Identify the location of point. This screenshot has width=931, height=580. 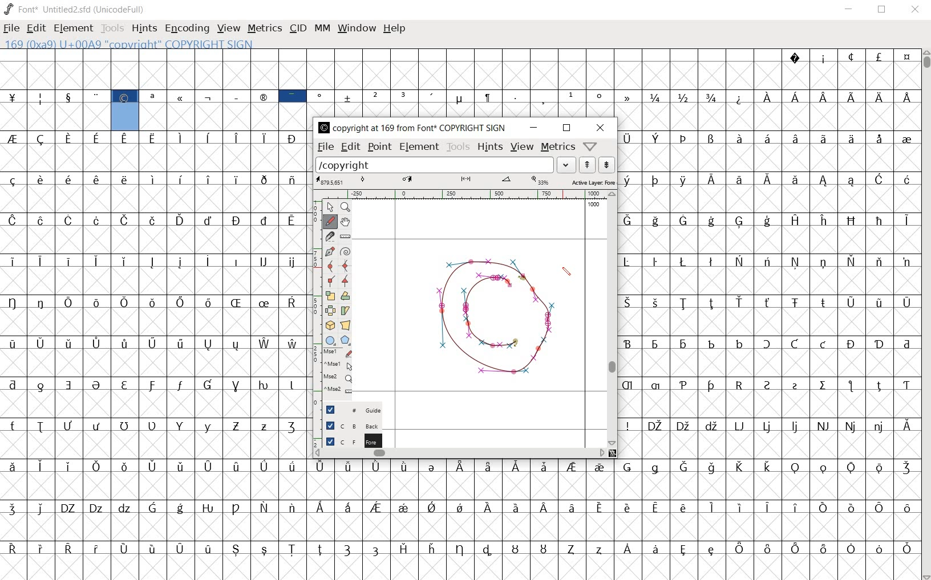
(379, 147).